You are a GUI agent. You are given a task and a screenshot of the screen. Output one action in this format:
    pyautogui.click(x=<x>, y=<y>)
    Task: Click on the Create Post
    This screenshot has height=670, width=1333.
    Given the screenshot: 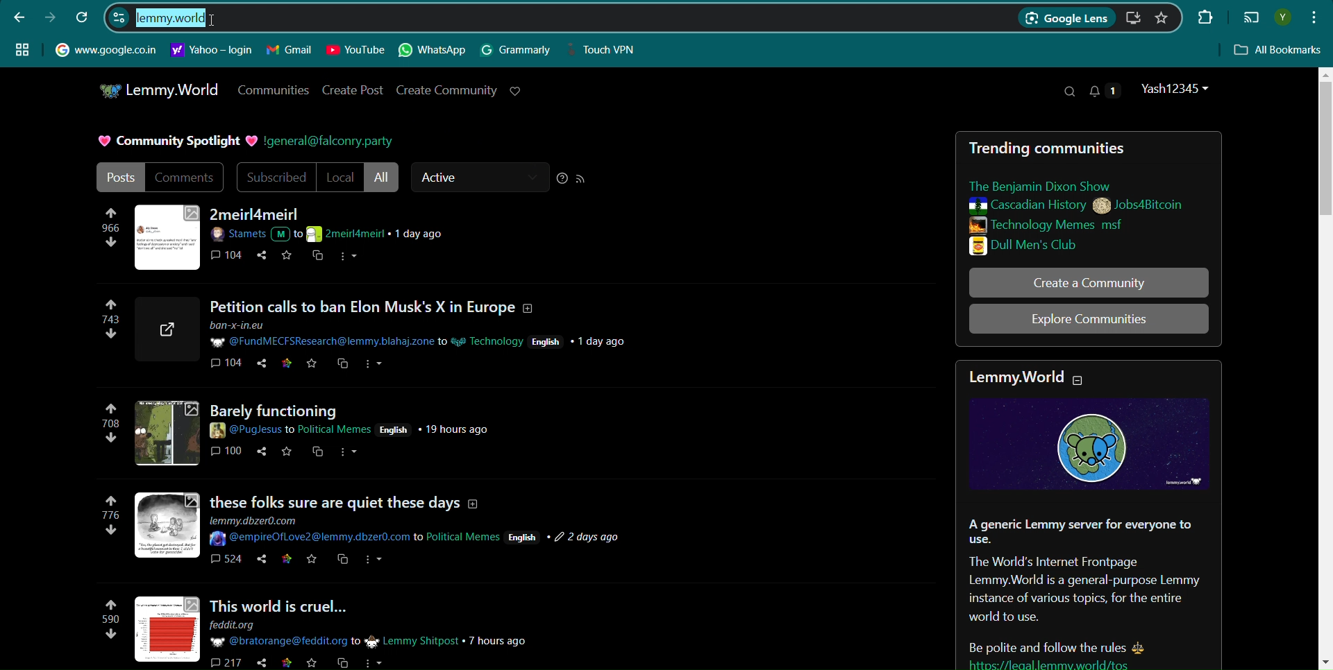 What is the action you would take?
    pyautogui.click(x=354, y=90)
    